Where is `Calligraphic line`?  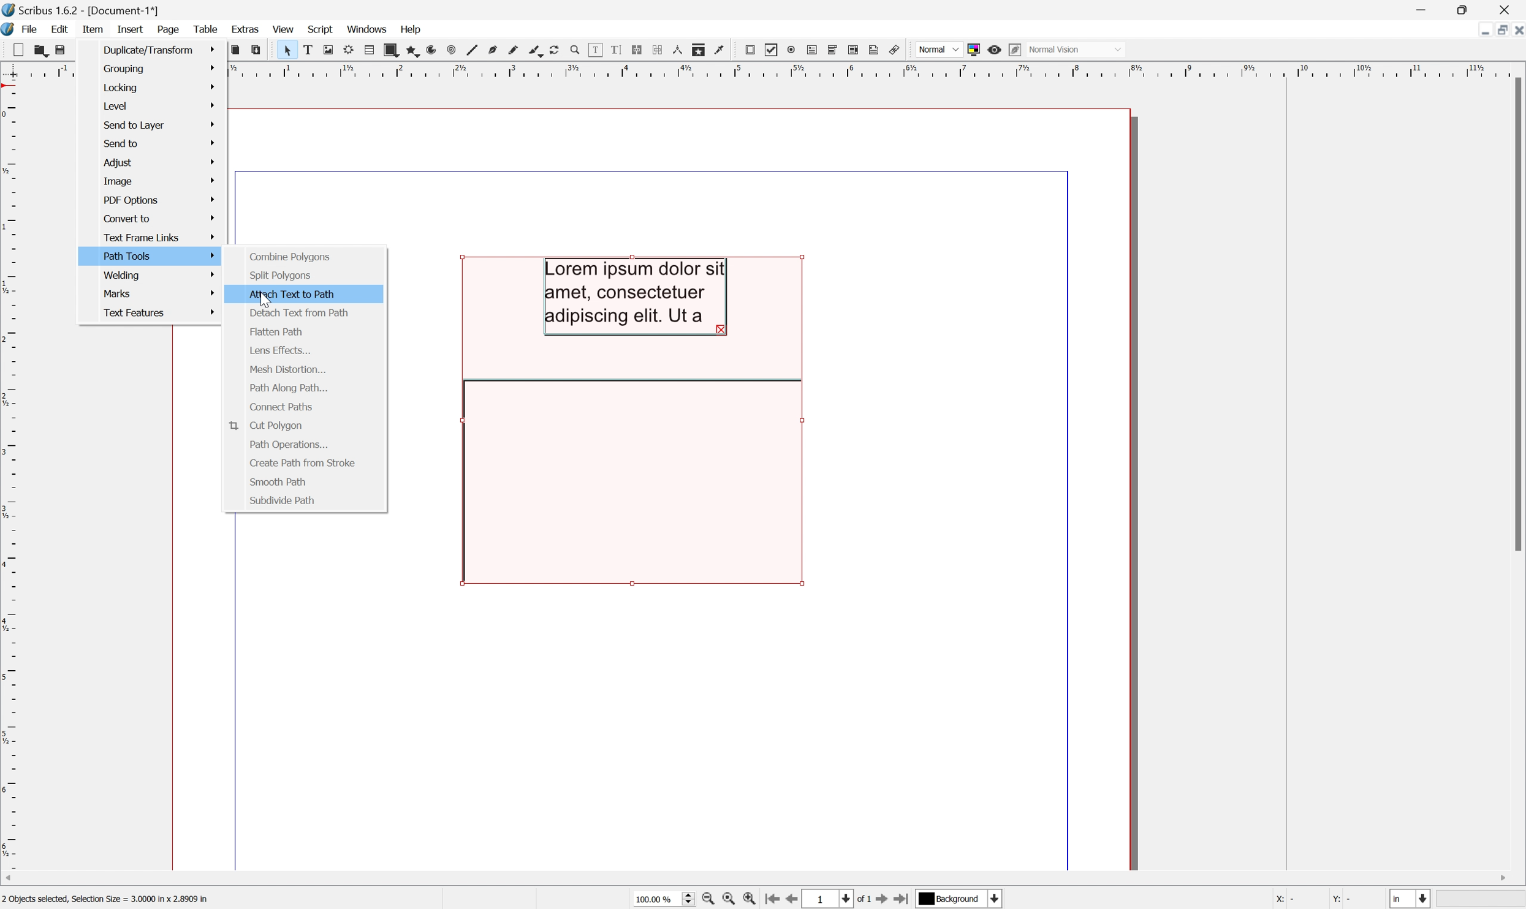
Calligraphic line is located at coordinates (535, 51).